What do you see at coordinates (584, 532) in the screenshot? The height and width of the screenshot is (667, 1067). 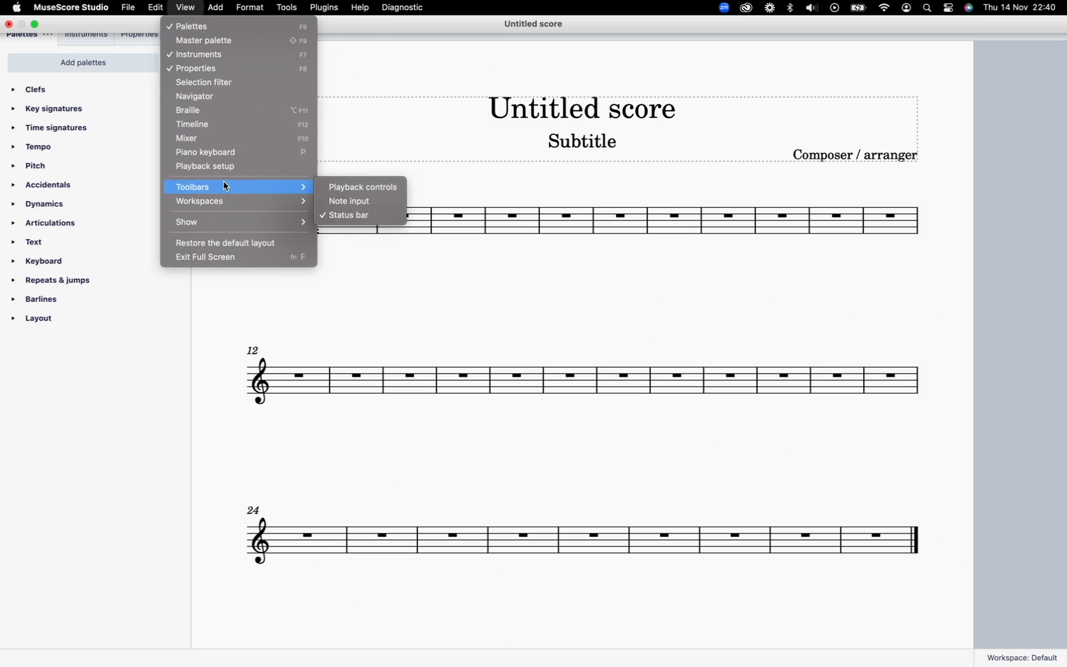 I see `score` at bounding box center [584, 532].